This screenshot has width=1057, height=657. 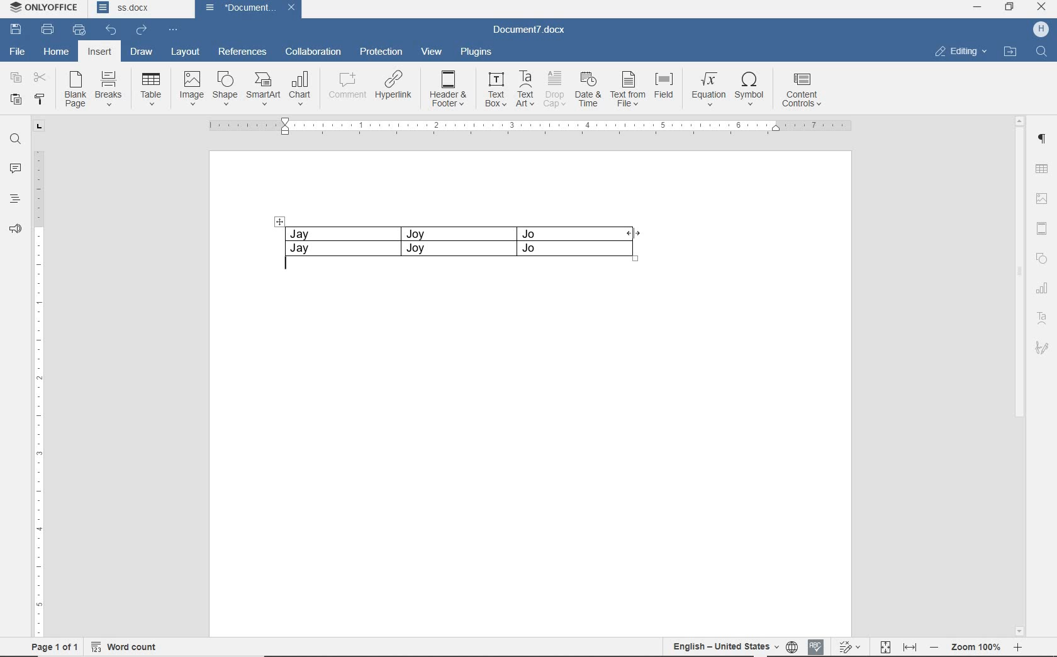 I want to click on REDO, so click(x=142, y=30).